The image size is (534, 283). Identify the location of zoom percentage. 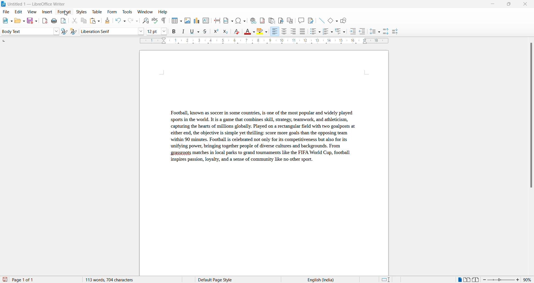
(528, 279).